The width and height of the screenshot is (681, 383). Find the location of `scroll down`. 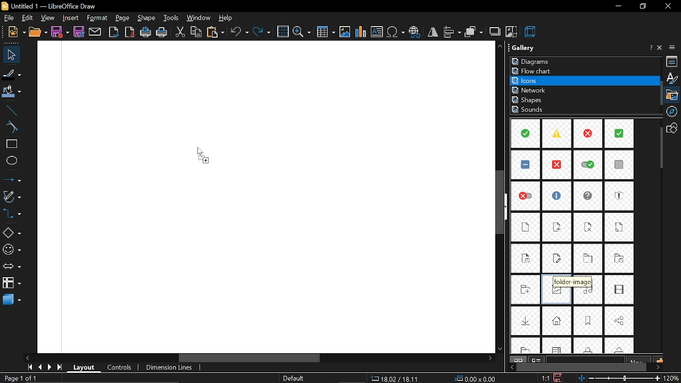

scroll down is located at coordinates (500, 347).